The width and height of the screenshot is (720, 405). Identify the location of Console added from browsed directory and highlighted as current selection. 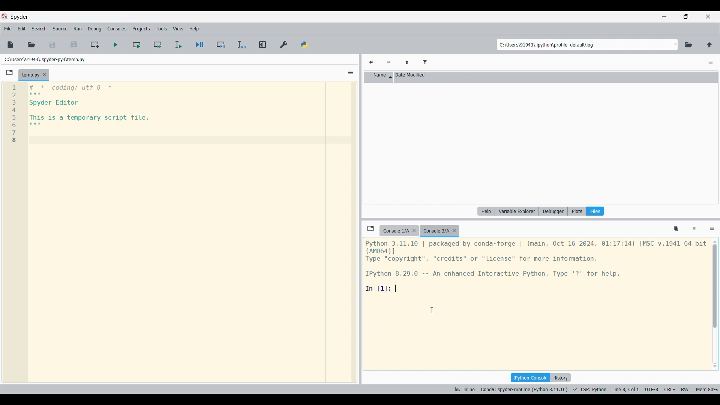
(439, 231).